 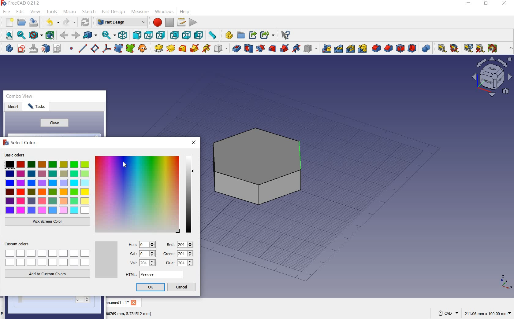 What do you see at coordinates (46, 49) in the screenshot?
I see `map sketch to face` at bounding box center [46, 49].